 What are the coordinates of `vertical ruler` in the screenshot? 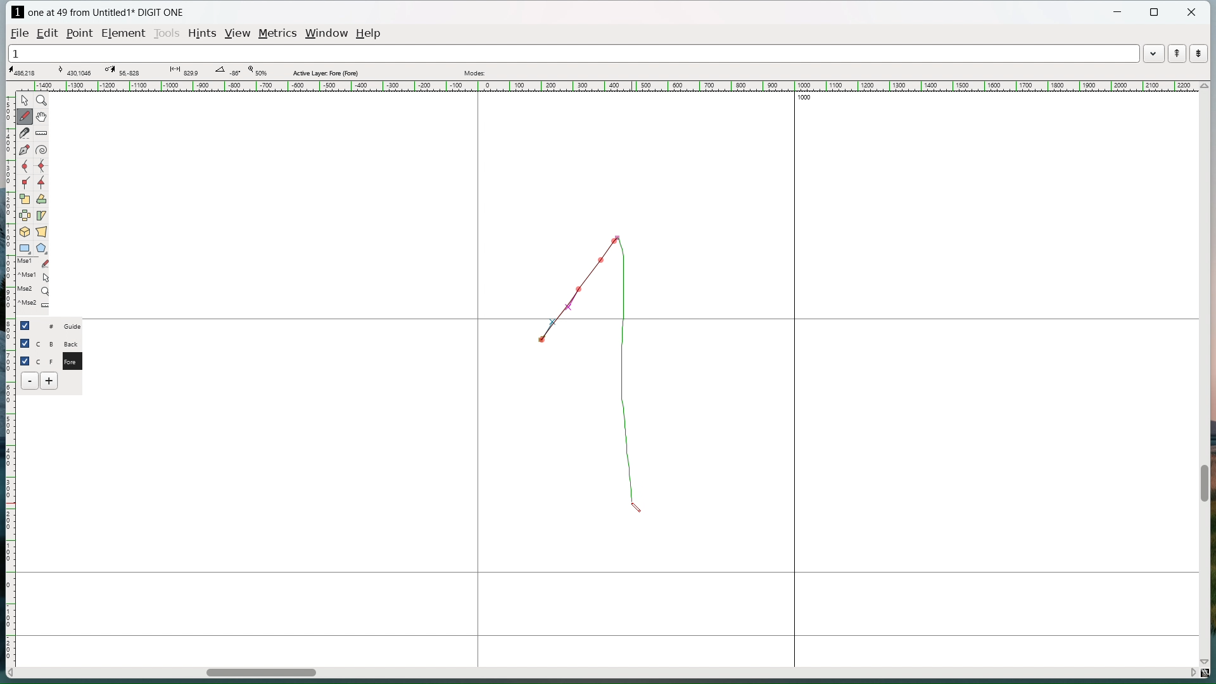 It's located at (9, 372).